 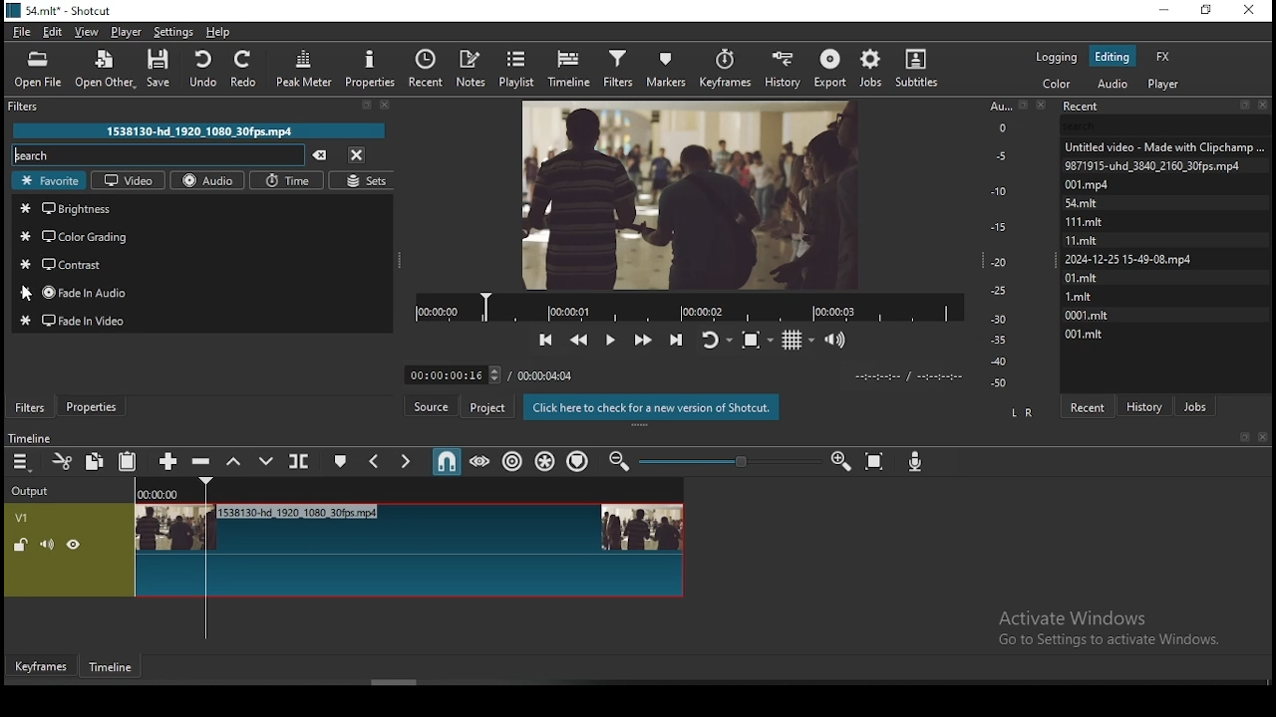 I want to click on time, so click(x=286, y=181).